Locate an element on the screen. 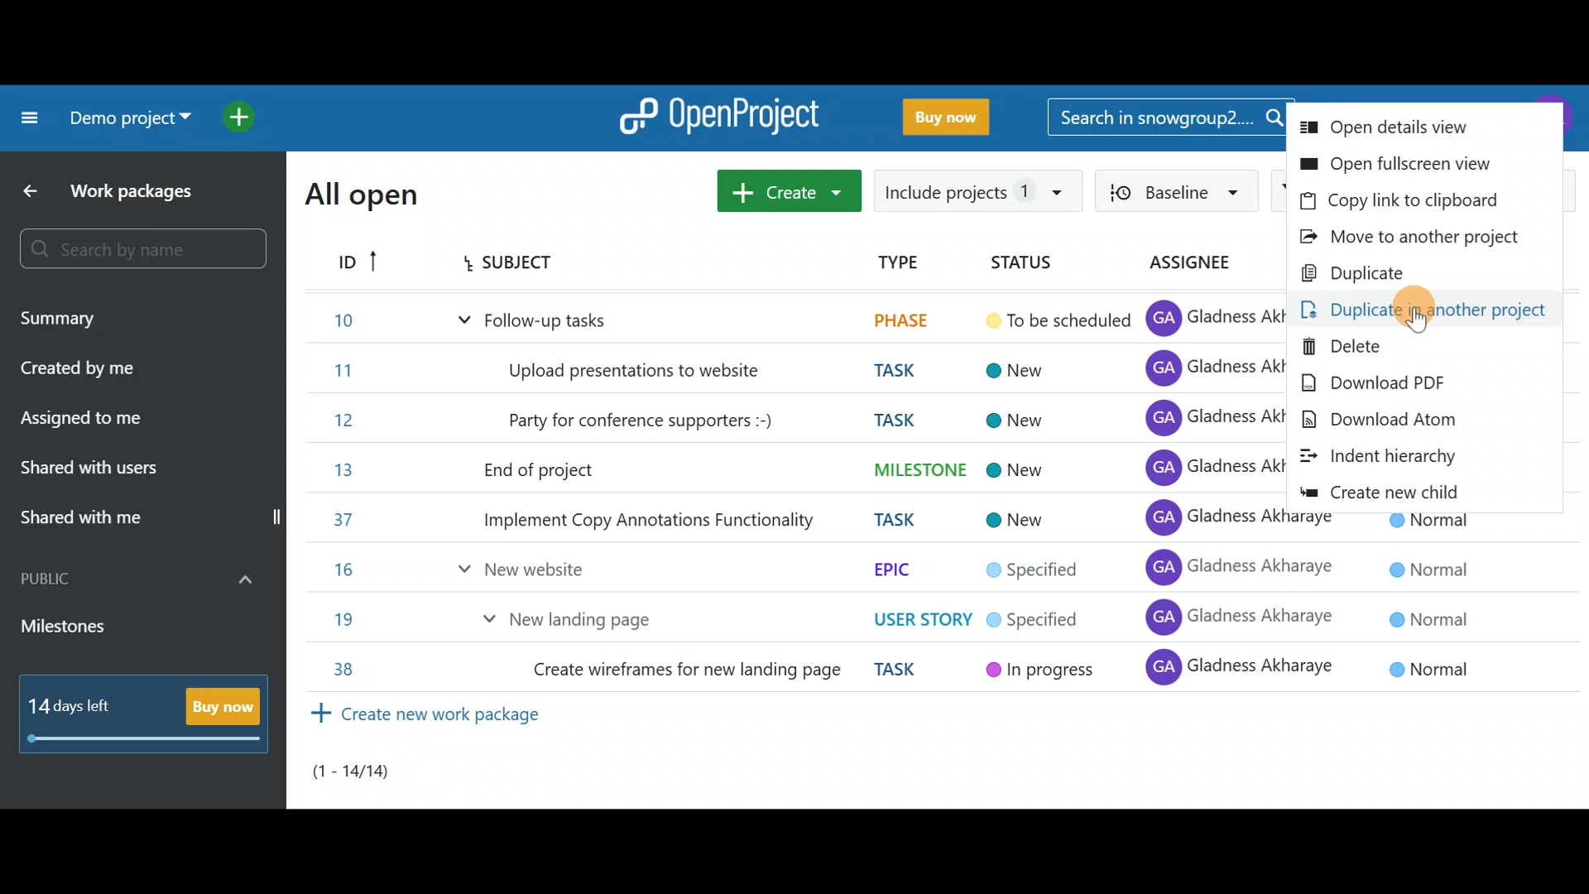 This screenshot has height=894, width=1589. GA Gladness Akharaye is located at coordinates (1199, 369).